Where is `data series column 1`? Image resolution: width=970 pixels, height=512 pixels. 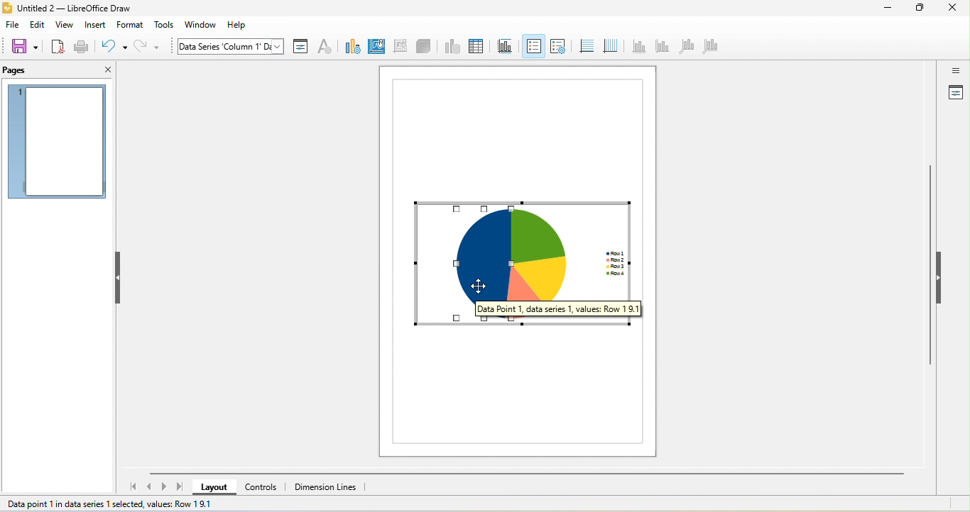
data series column 1 is located at coordinates (229, 46).